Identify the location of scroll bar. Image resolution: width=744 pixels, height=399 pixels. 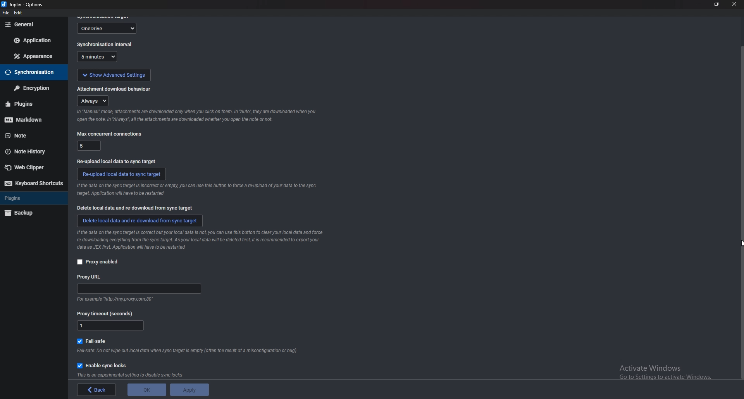
(741, 213).